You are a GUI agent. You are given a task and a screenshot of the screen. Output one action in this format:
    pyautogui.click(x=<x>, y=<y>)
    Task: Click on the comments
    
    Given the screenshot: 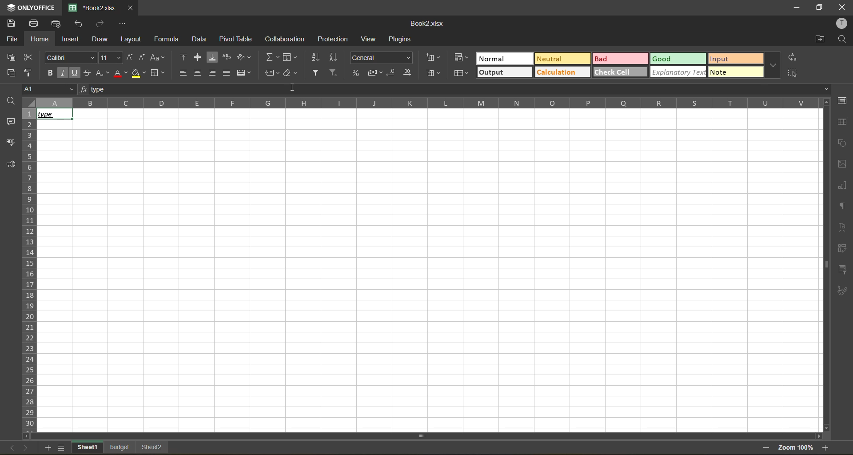 What is the action you would take?
    pyautogui.click(x=10, y=120)
    